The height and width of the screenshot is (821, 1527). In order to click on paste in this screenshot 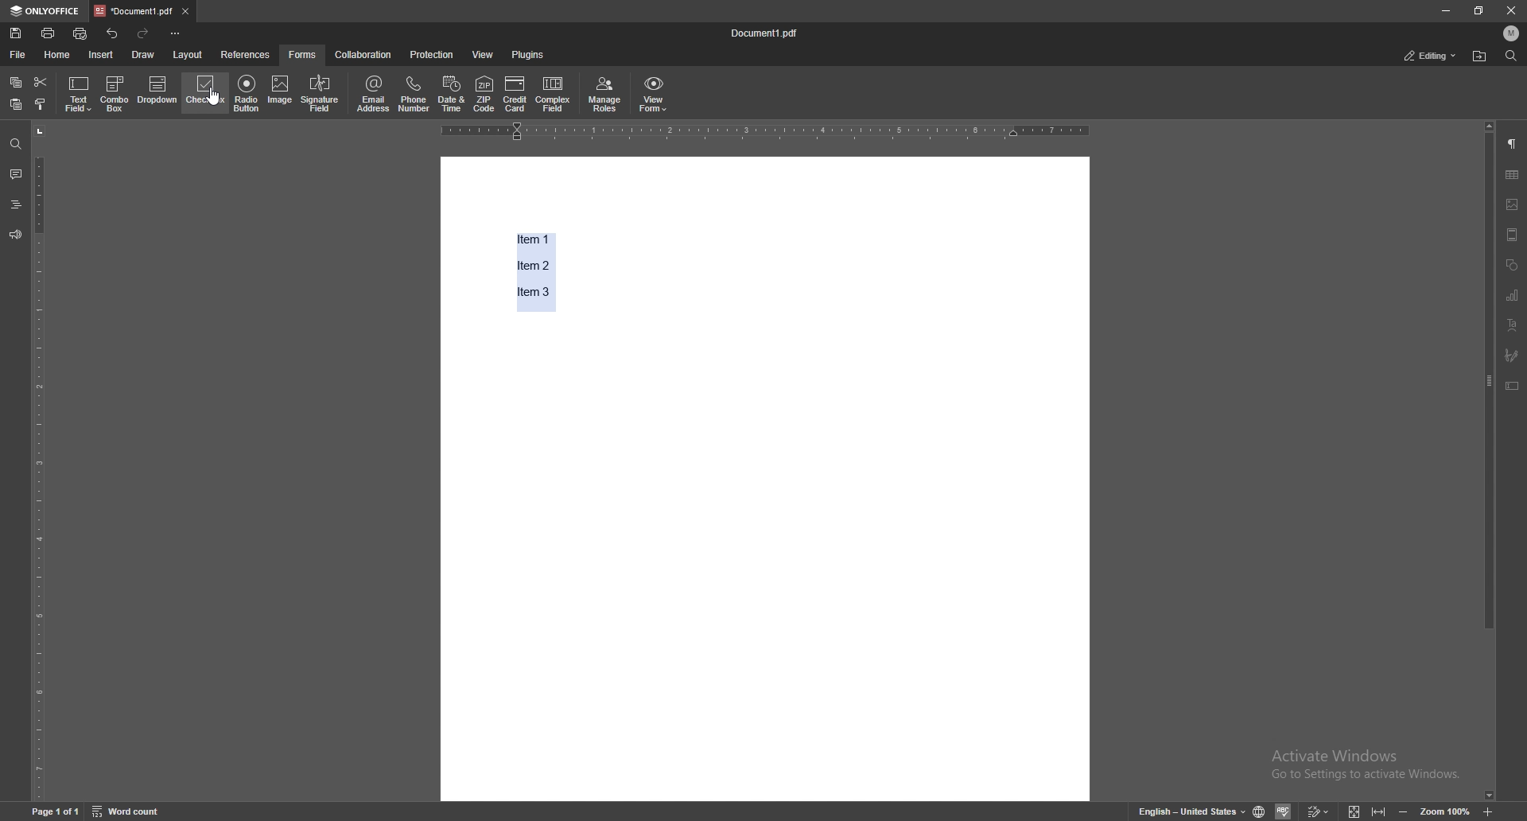, I will do `click(15, 104)`.